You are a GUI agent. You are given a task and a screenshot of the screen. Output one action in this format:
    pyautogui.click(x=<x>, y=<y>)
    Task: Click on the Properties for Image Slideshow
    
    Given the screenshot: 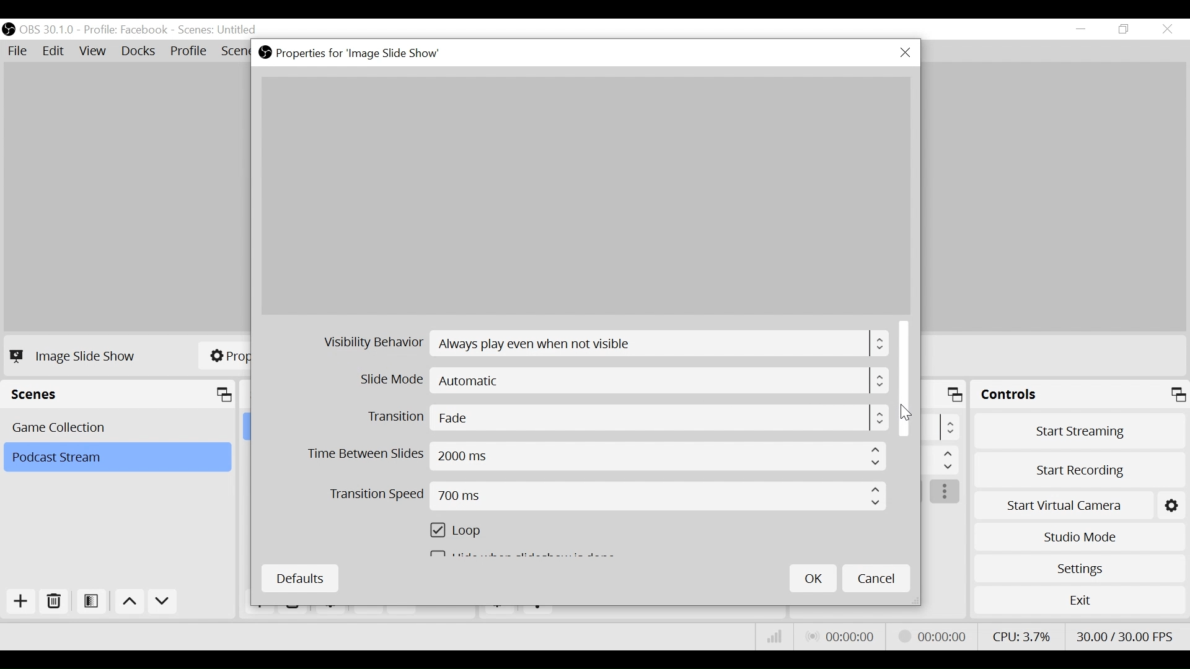 What is the action you would take?
    pyautogui.click(x=353, y=53)
    